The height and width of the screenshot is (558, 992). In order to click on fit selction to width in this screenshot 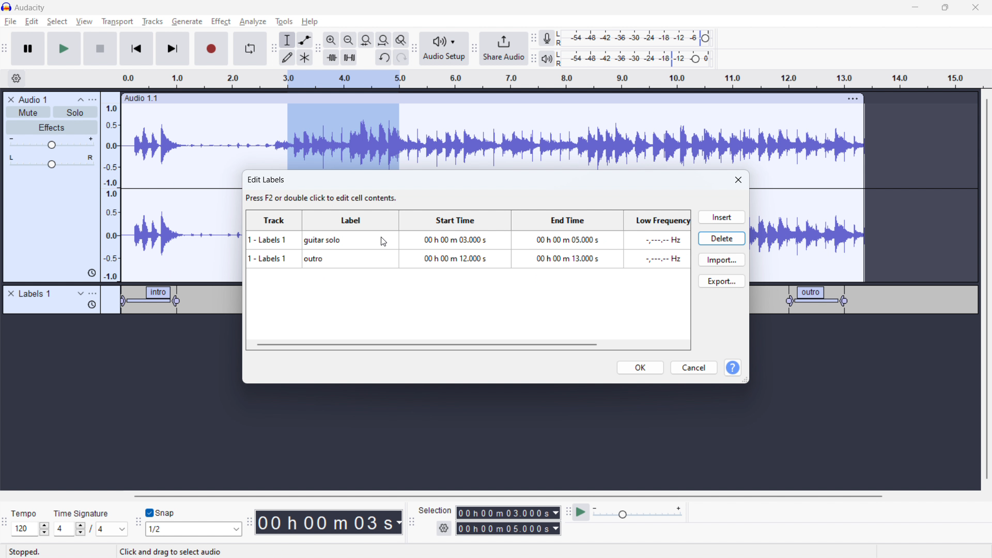, I will do `click(366, 40)`.